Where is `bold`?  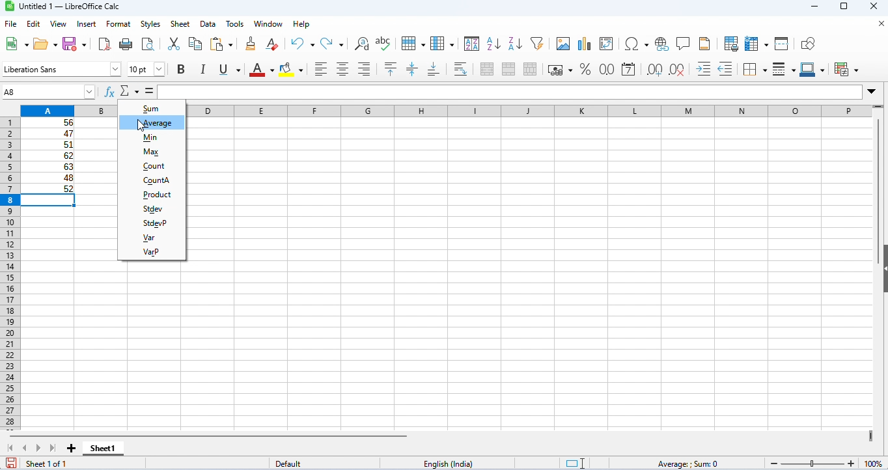 bold is located at coordinates (181, 70).